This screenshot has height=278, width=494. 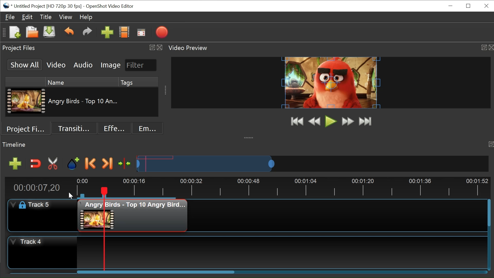 I want to click on View, so click(x=65, y=18).